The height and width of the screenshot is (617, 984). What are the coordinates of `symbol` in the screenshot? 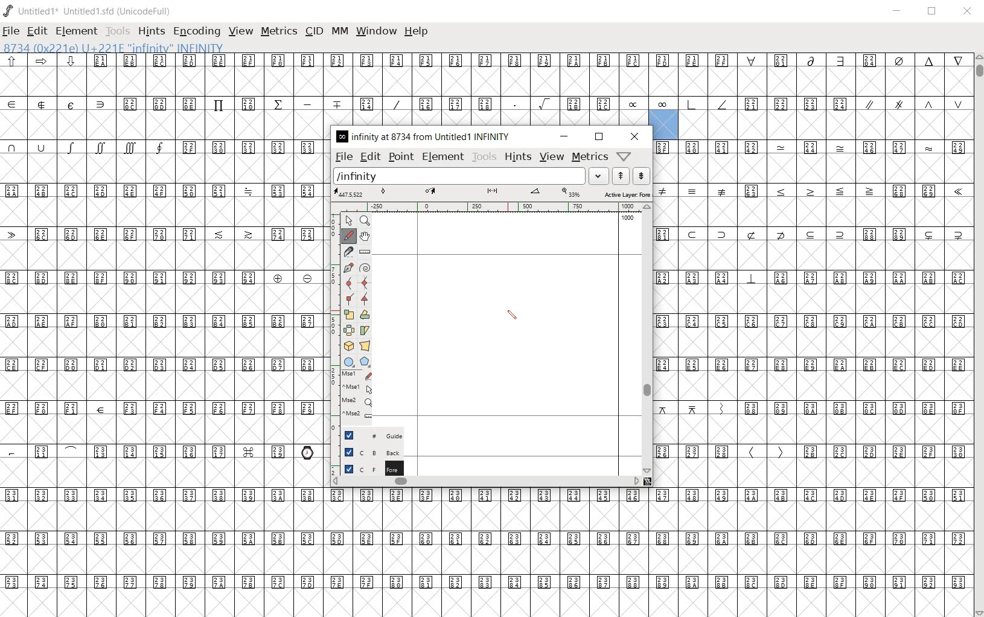 It's located at (958, 192).